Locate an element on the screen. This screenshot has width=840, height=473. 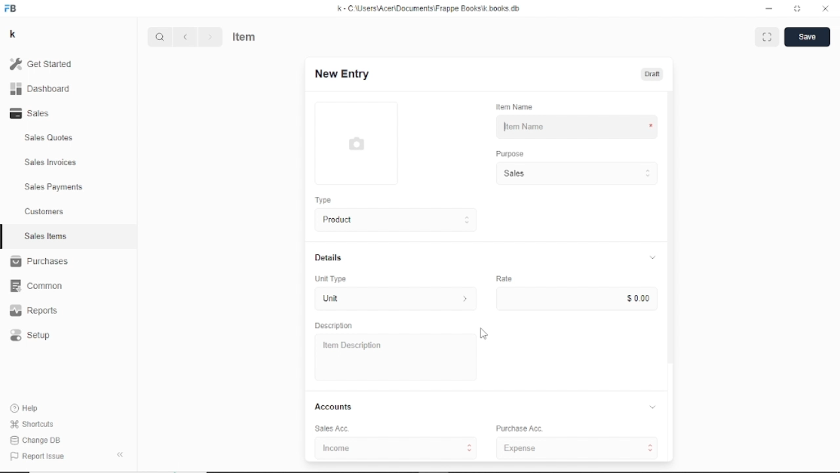
Vertical scrollbar is located at coordinates (671, 227).